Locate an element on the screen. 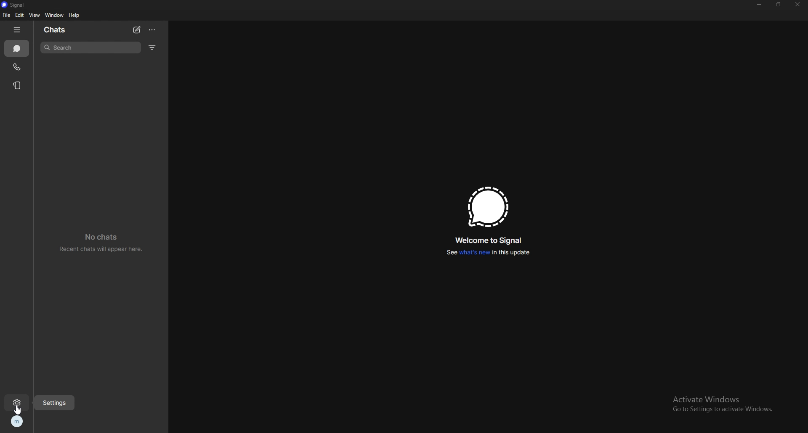 The image size is (808, 433). chats is located at coordinates (61, 29).